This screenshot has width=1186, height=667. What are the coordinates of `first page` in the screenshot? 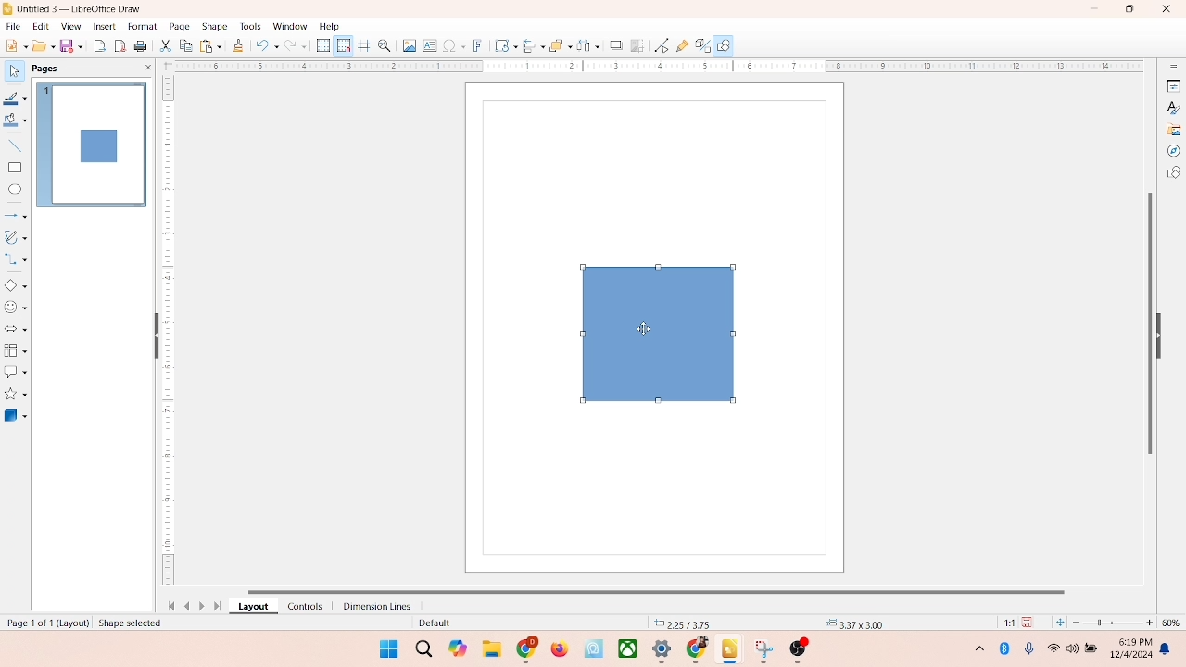 It's located at (168, 604).